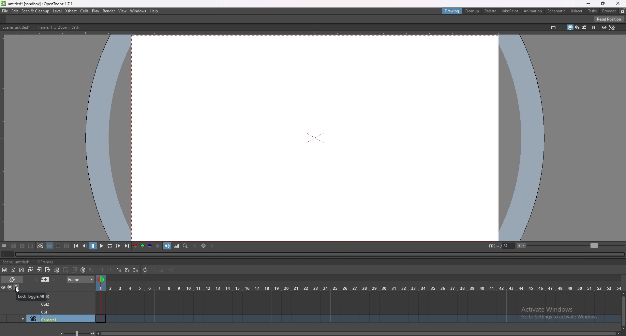  Describe the element at coordinates (53, 280) in the screenshot. I see `next memo` at that location.